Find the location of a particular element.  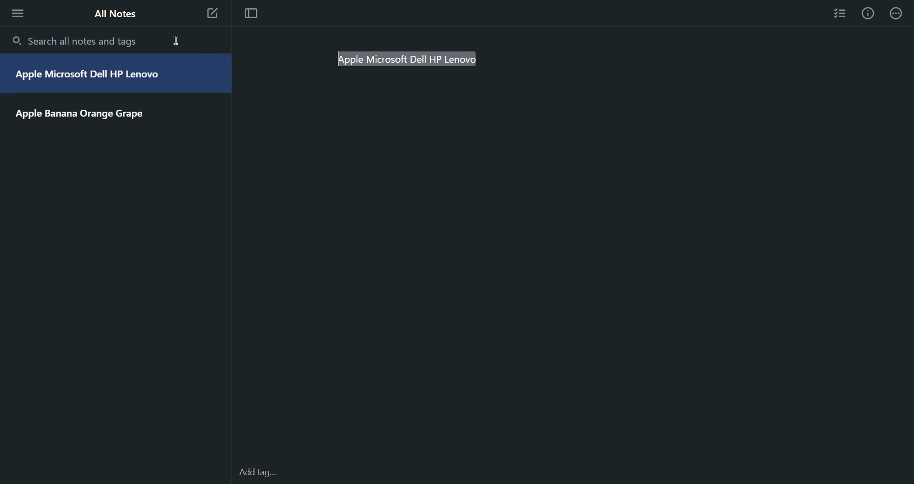

New Note is located at coordinates (212, 14).